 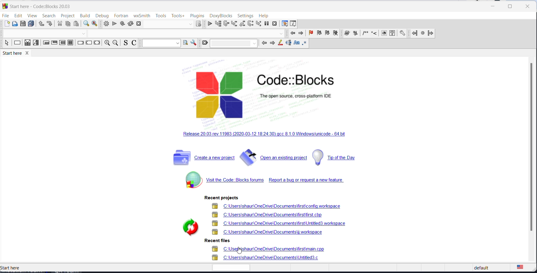 I want to click on tip of the day, so click(x=339, y=157).